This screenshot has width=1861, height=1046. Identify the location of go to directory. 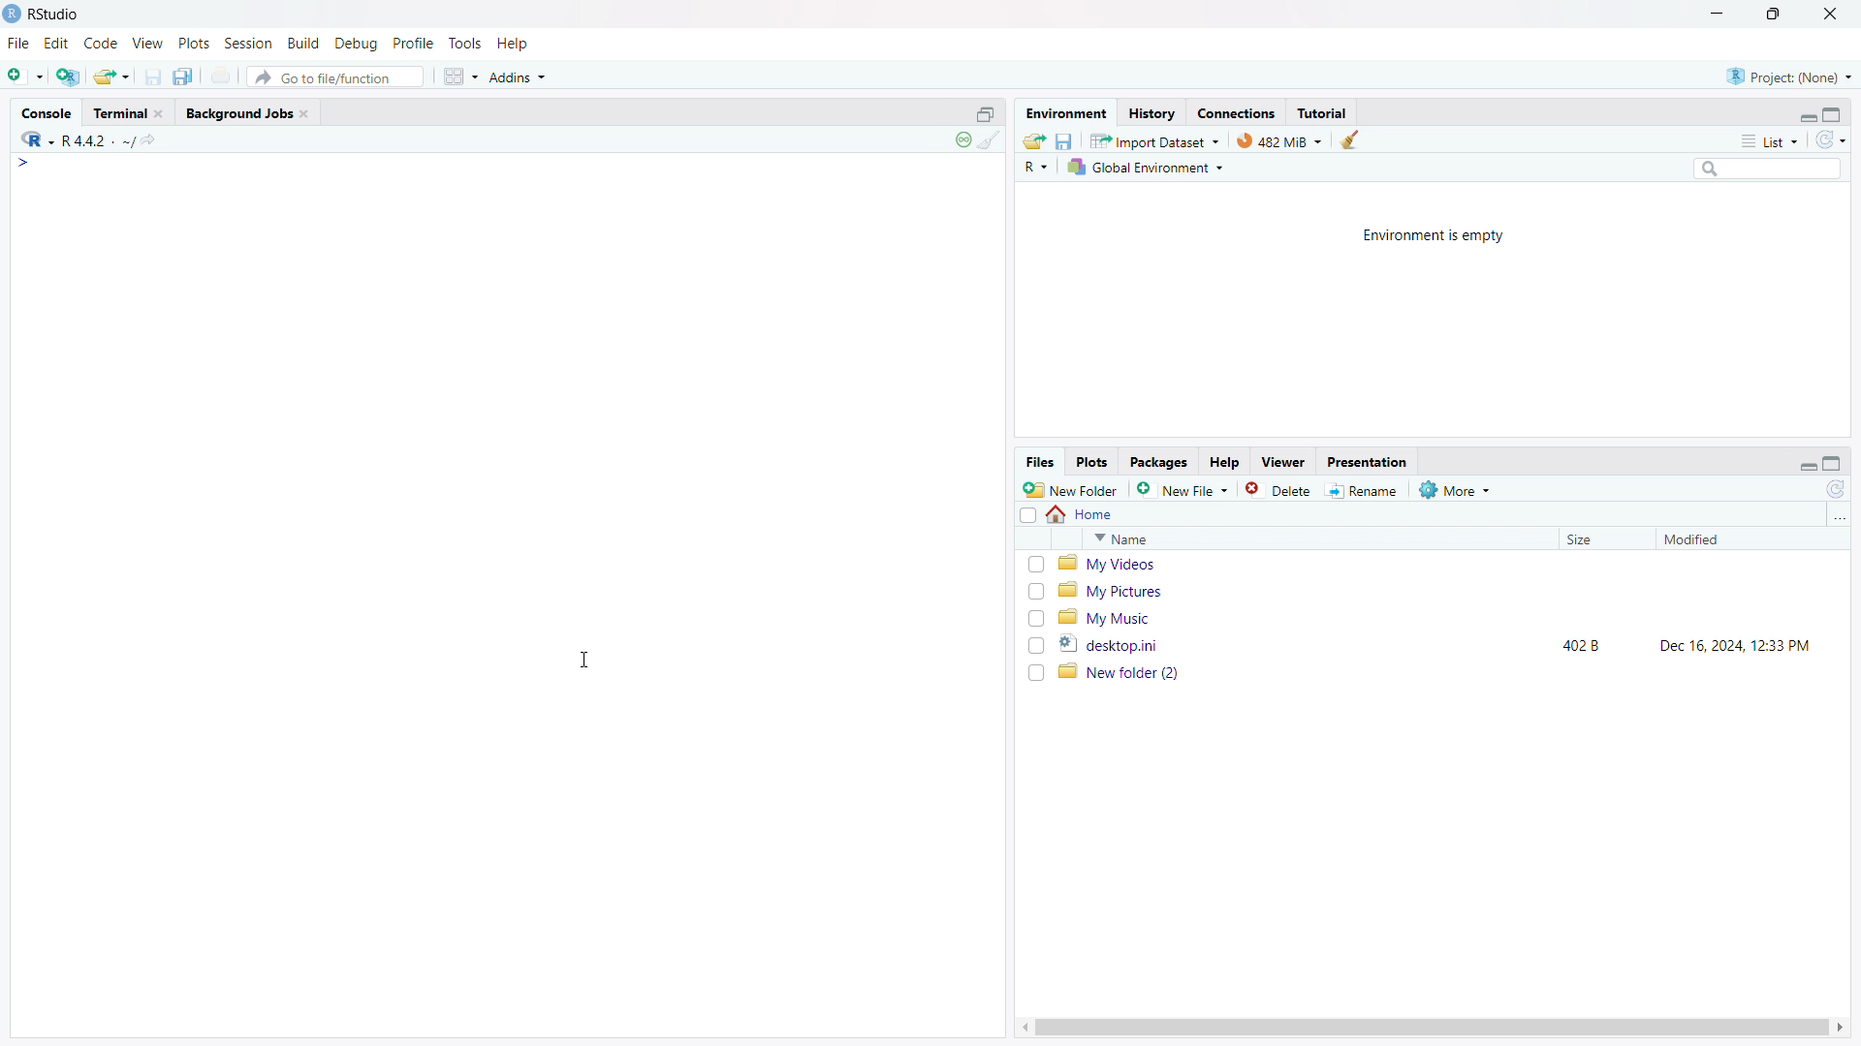
(1838, 517).